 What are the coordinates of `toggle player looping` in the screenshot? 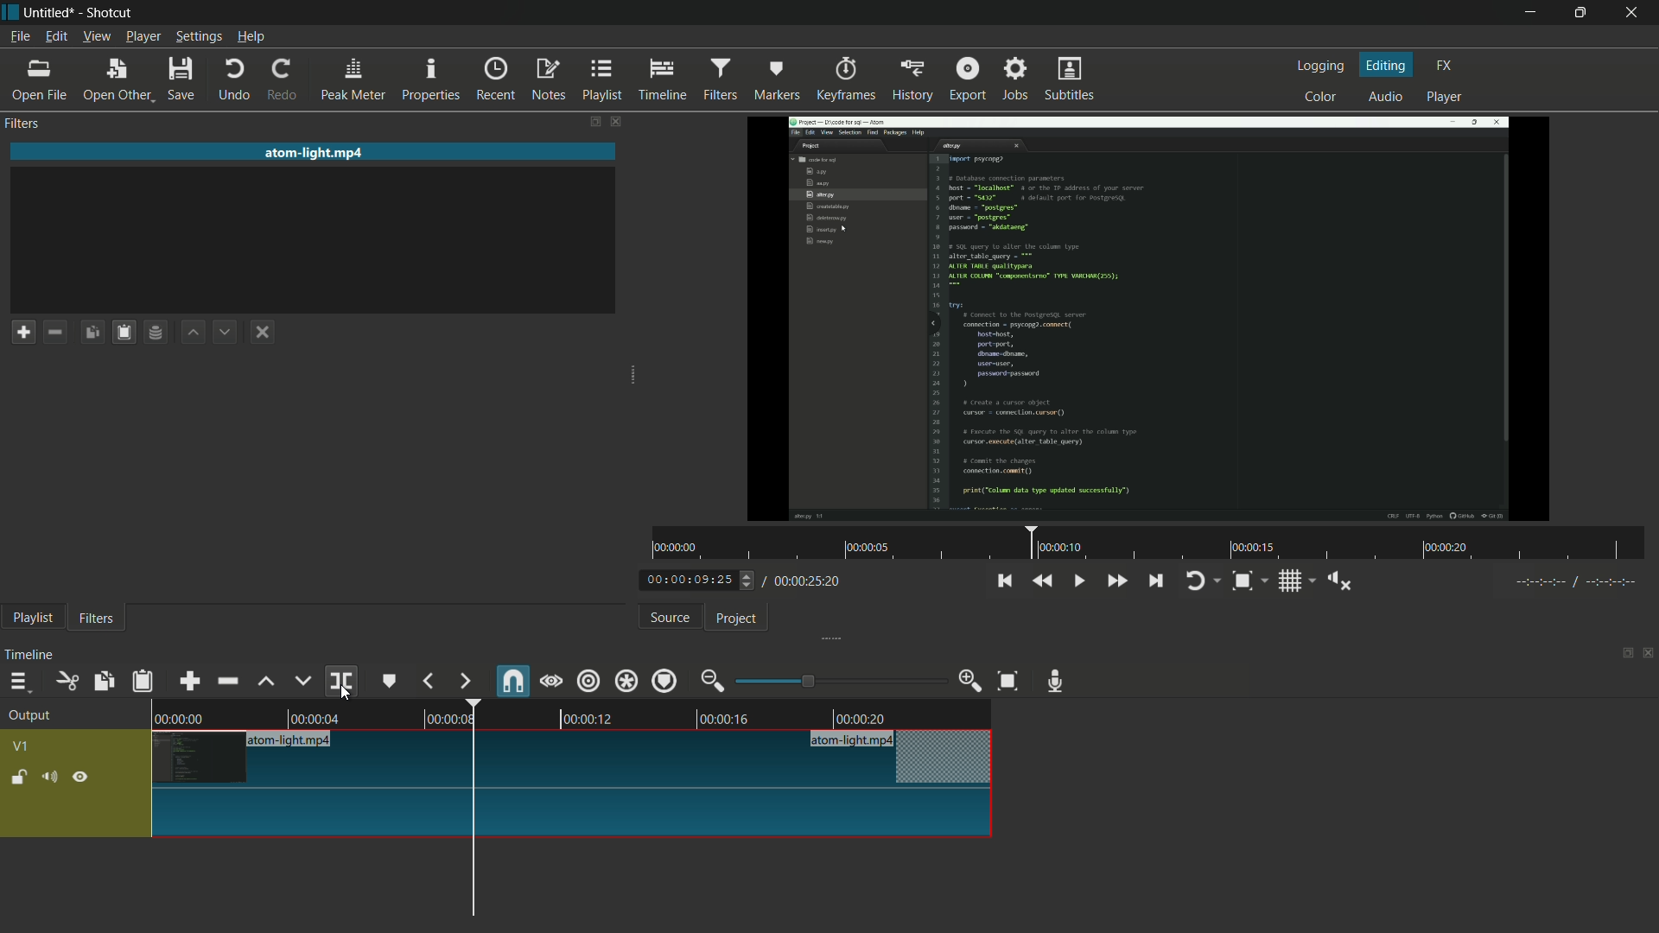 It's located at (1204, 581).